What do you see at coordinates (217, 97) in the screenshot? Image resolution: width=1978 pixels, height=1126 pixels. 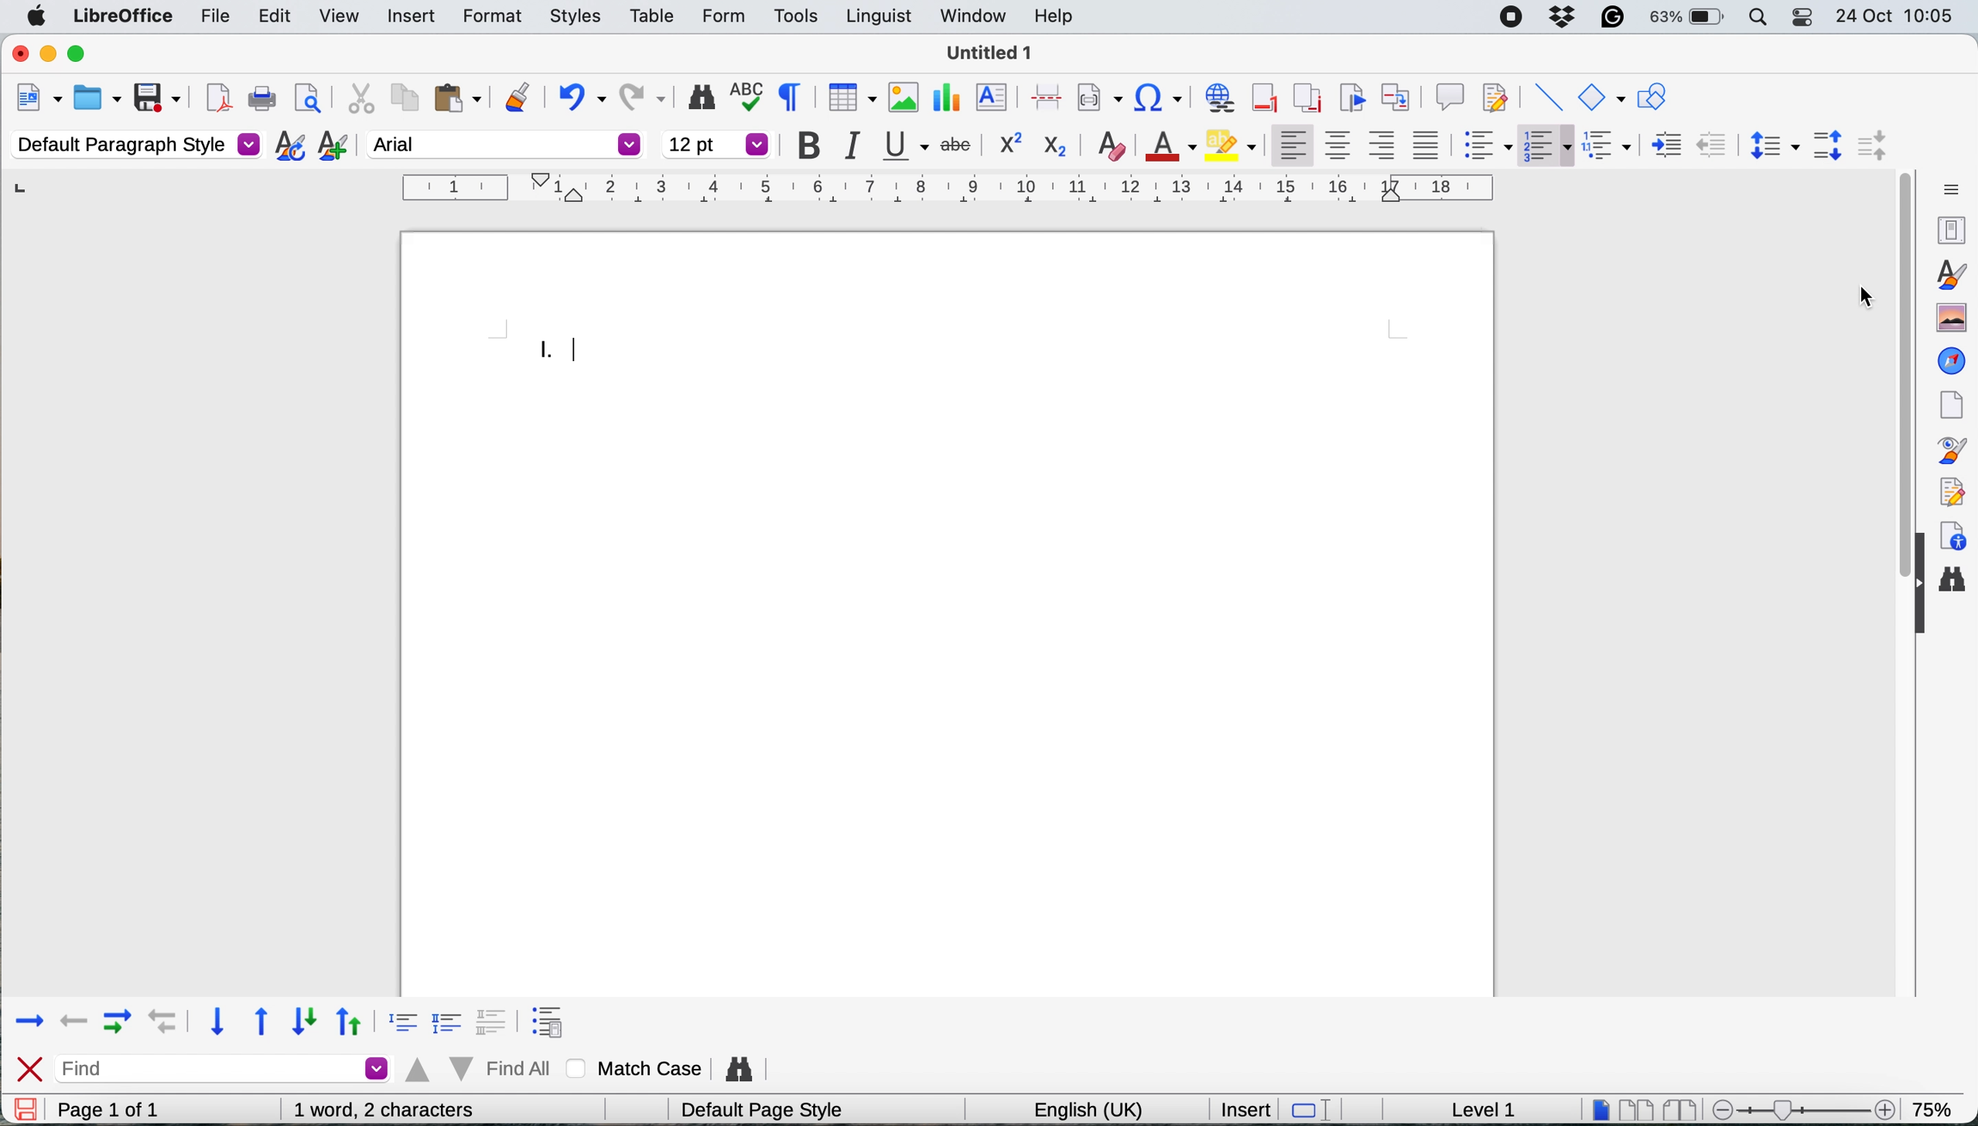 I see `export directly as pdf` at bounding box center [217, 97].